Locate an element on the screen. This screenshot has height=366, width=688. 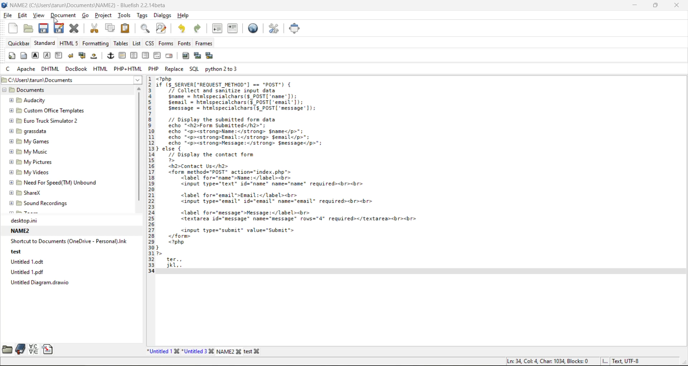
insert thumbnail is located at coordinates (197, 56).